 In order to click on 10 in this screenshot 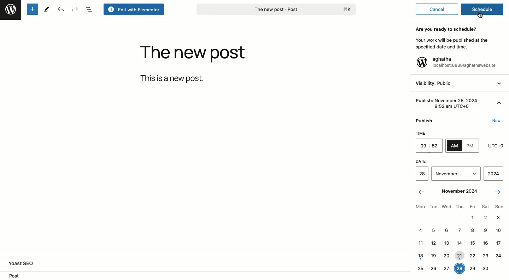, I will do `click(498, 229)`.